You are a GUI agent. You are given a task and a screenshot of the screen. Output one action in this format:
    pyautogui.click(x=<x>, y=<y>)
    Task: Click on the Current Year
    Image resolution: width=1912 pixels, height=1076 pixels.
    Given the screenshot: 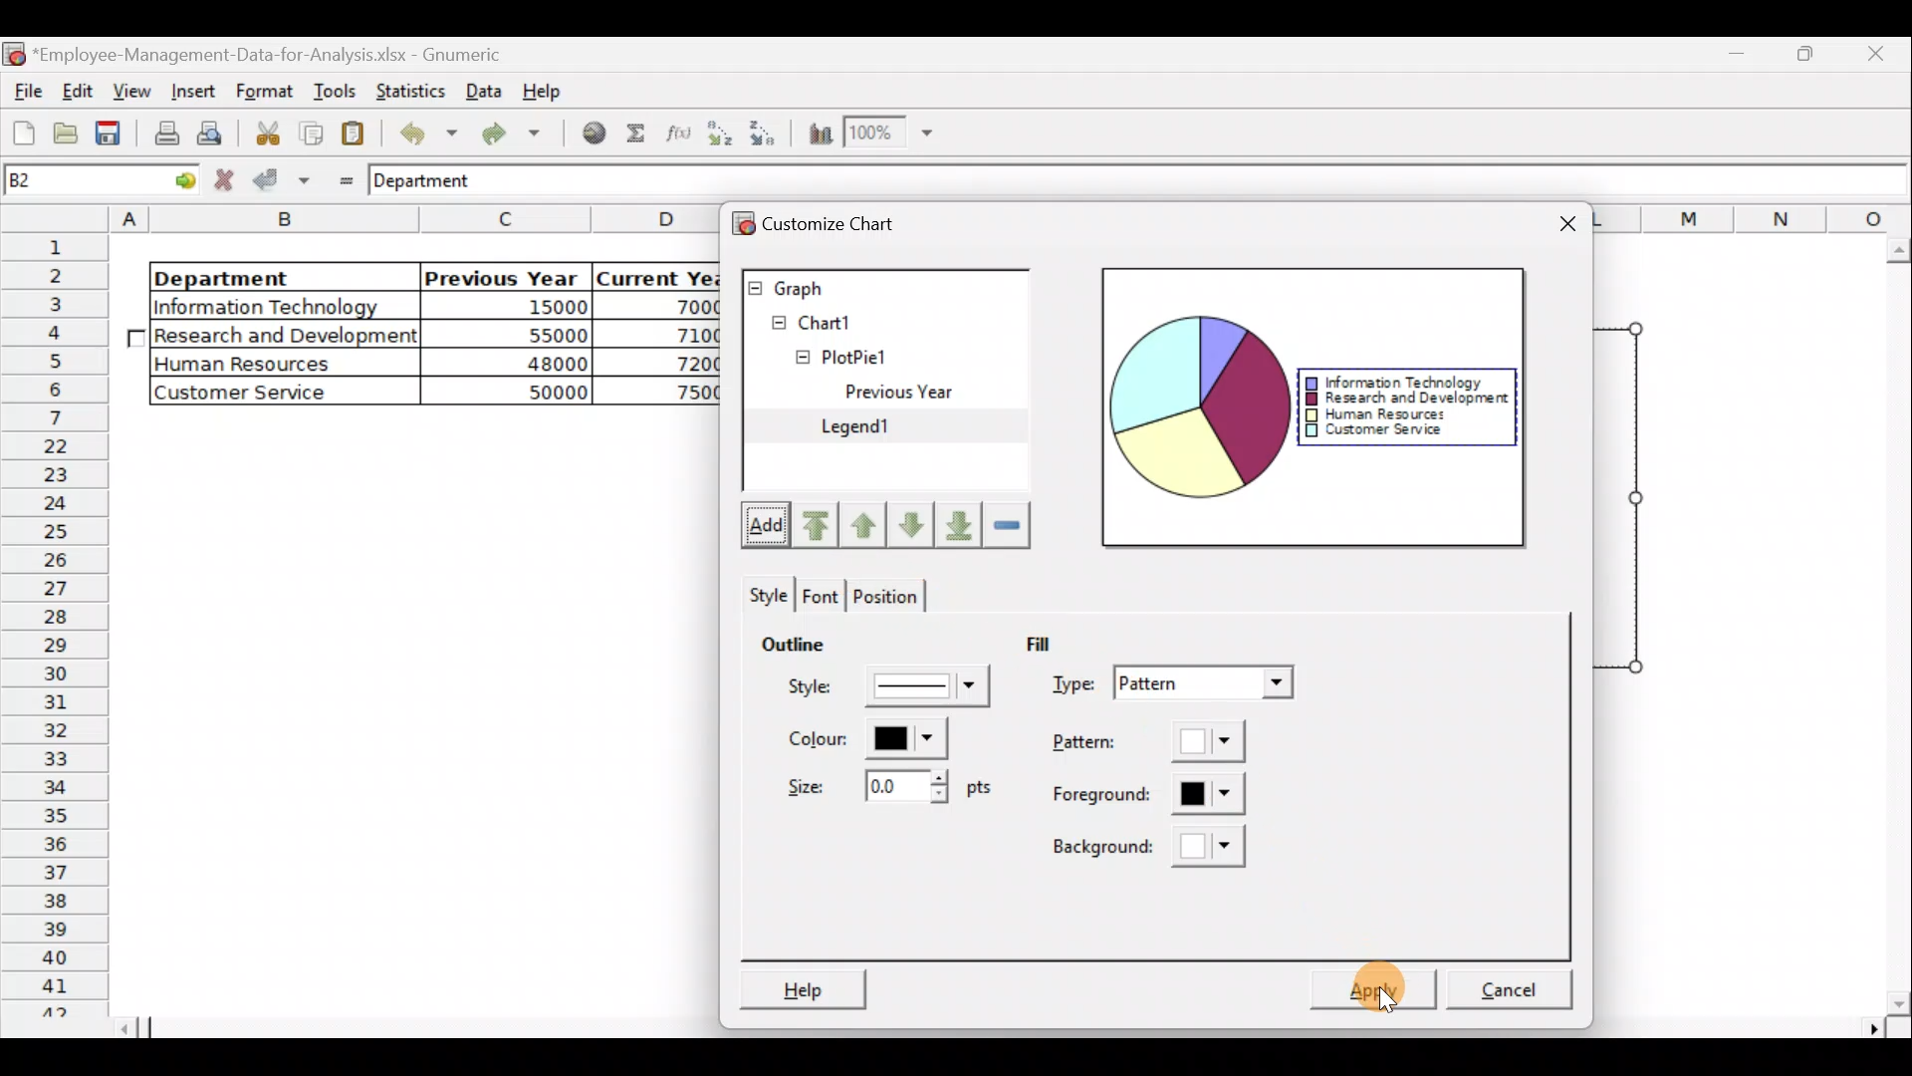 What is the action you would take?
    pyautogui.click(x=657, y=276)
    